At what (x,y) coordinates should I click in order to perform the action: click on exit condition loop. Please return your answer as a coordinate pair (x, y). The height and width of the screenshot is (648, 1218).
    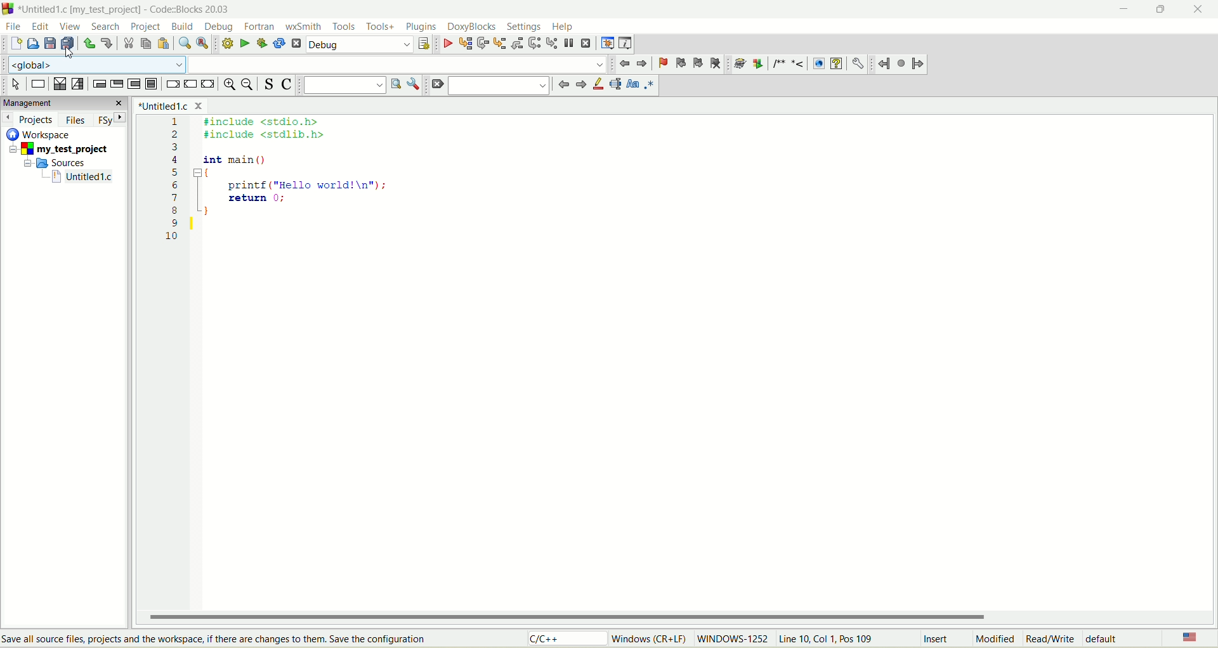
    Looking at the image, I should click on (115, 84).